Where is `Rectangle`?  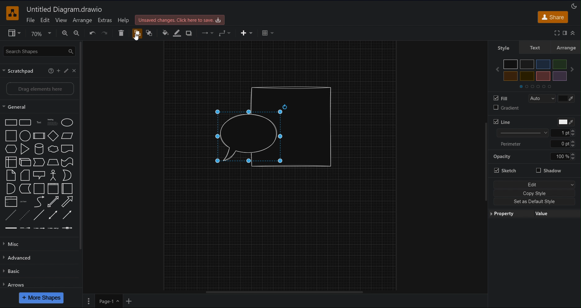 Rectangle is located at coordinates (11, 122).